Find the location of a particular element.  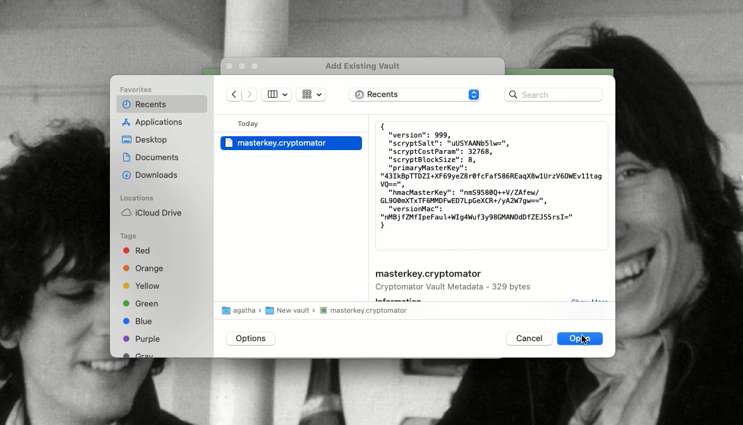

Blue is located at coordinates (138, 321).